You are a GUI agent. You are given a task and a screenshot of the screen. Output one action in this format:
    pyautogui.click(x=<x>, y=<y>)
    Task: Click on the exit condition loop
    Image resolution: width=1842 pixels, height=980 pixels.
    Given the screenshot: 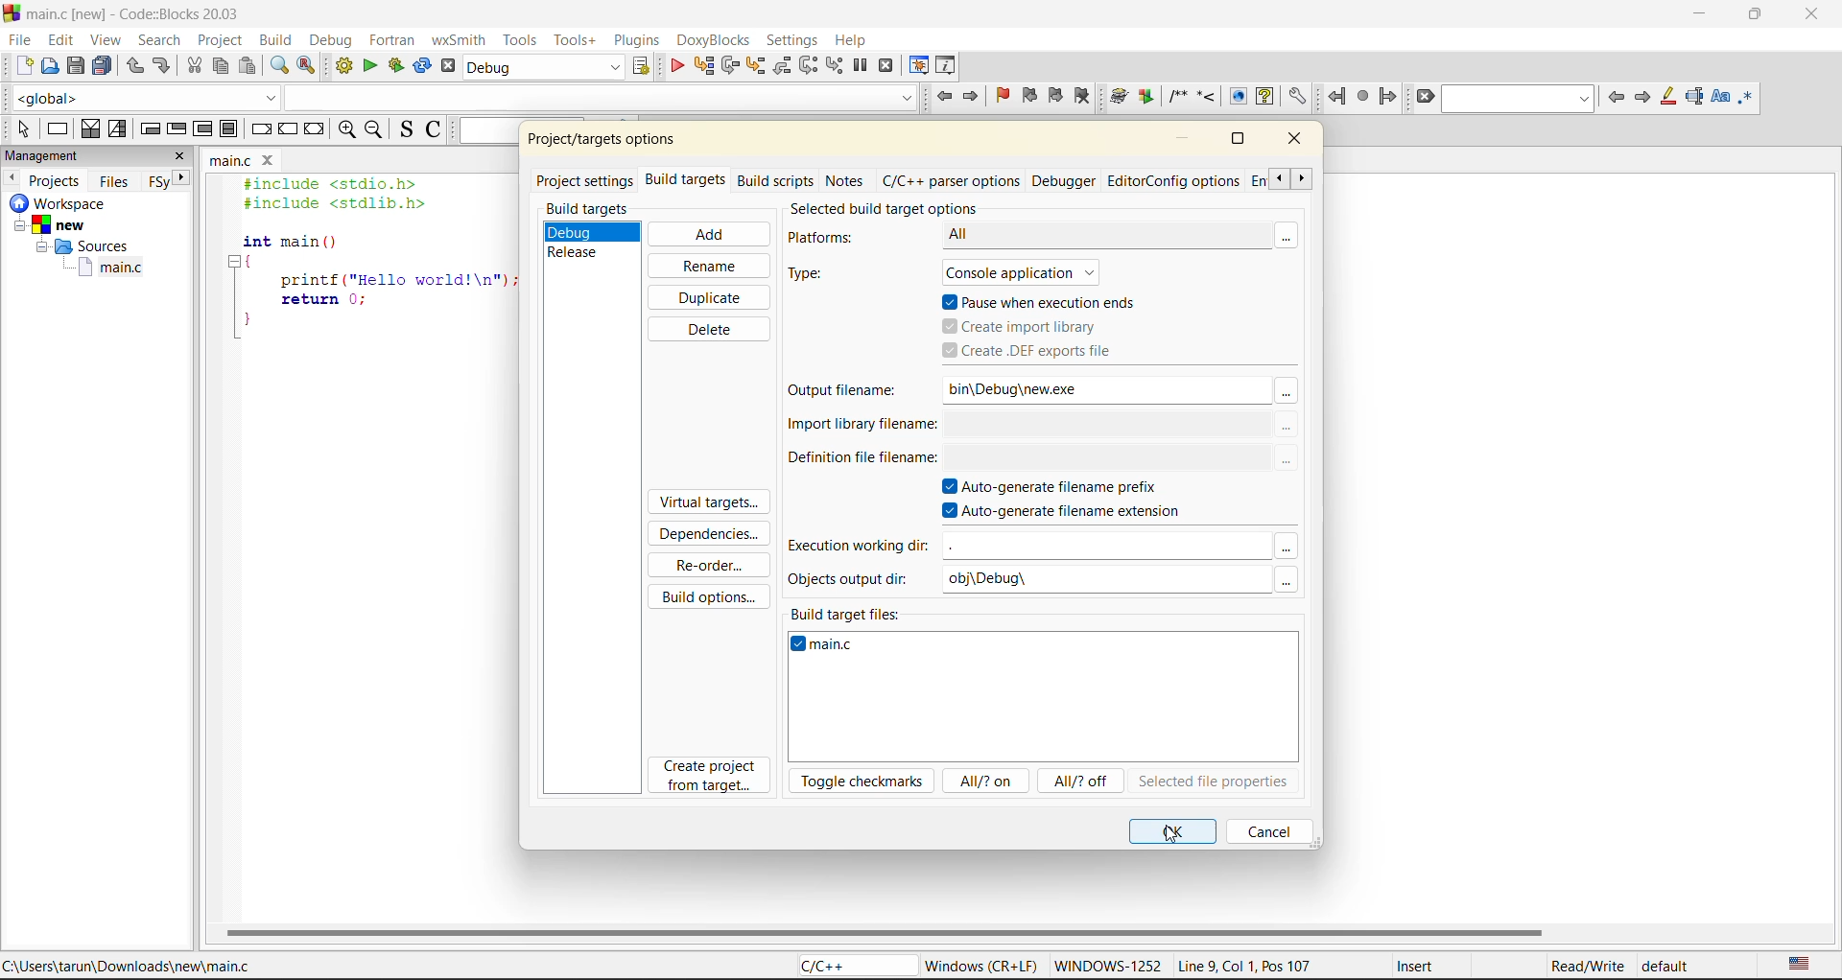 What is the action you would take?
    pyautogui.click(x=176, y=128)
    